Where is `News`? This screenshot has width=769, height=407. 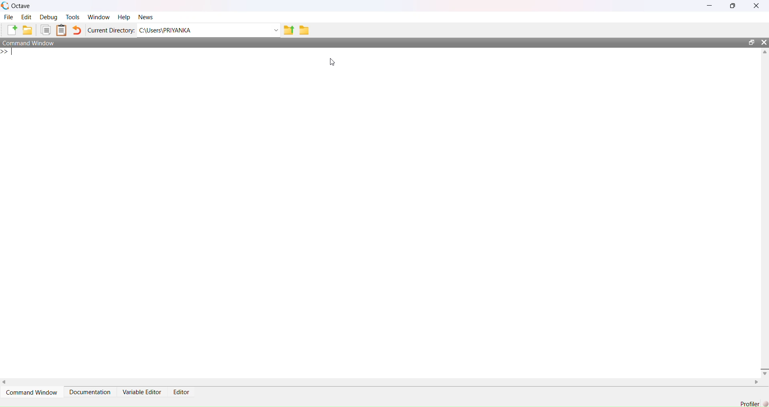
News is located at coordinates (147, 17).